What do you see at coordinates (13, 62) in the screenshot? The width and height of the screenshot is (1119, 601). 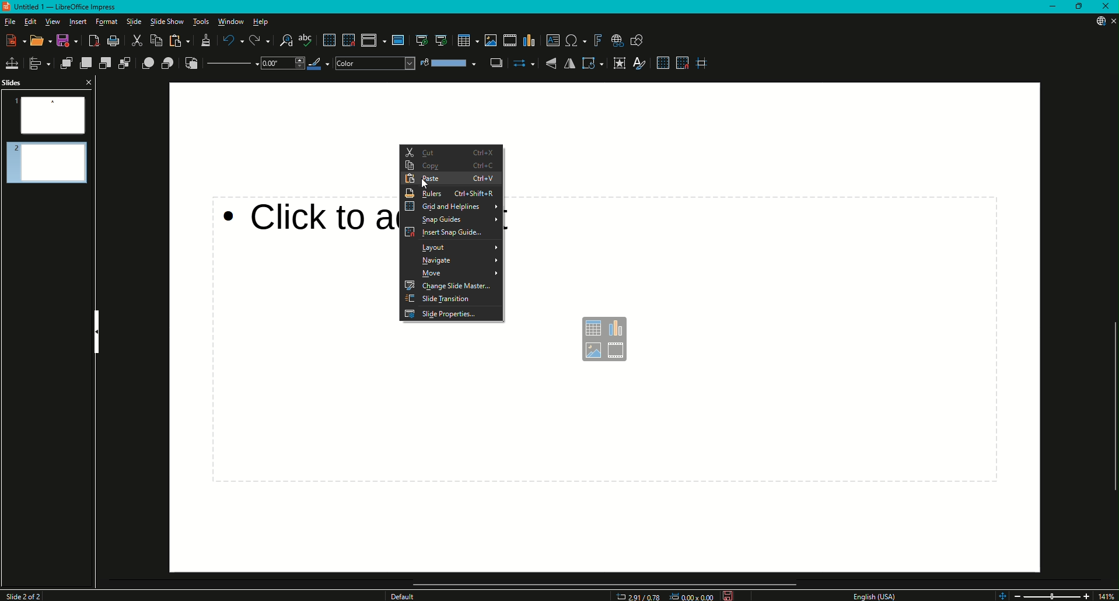 I see `Position and Size` at bounding box center [13, 62].